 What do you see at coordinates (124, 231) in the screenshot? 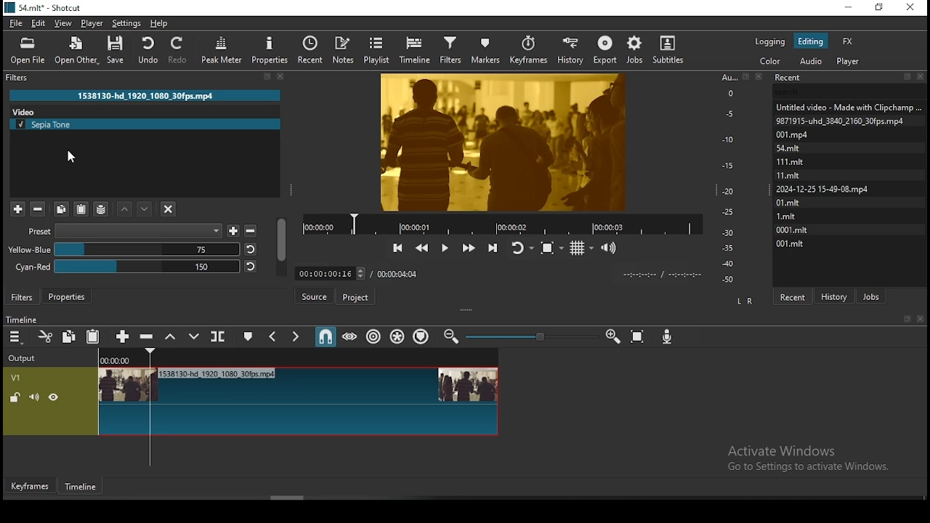
I see `presets` at bounding box center [124, 231].